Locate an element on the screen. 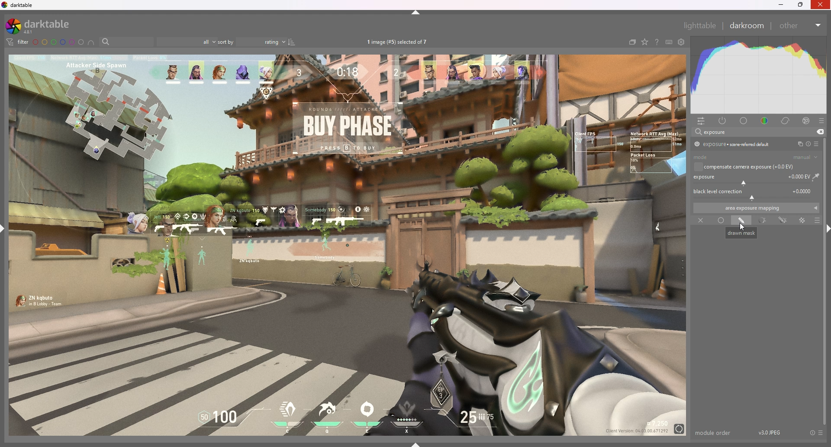 This screenshot has width=831, height=447. color labels is located at coordinates (58, 42).